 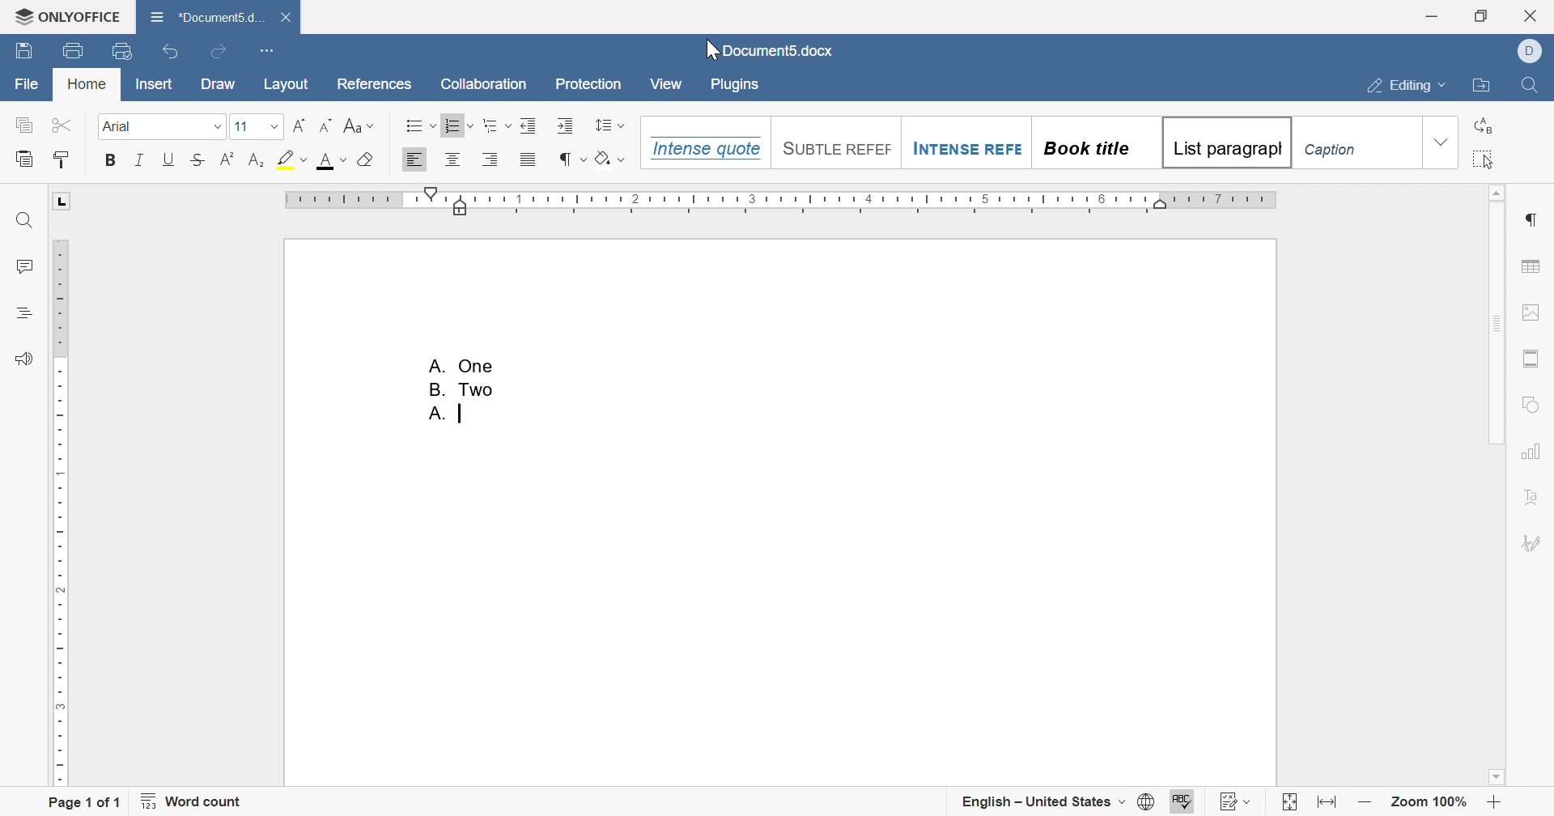 What do you see at coordinates (219, 87) in the screenshot?
I see `draw` at bounding box center [219, 87].